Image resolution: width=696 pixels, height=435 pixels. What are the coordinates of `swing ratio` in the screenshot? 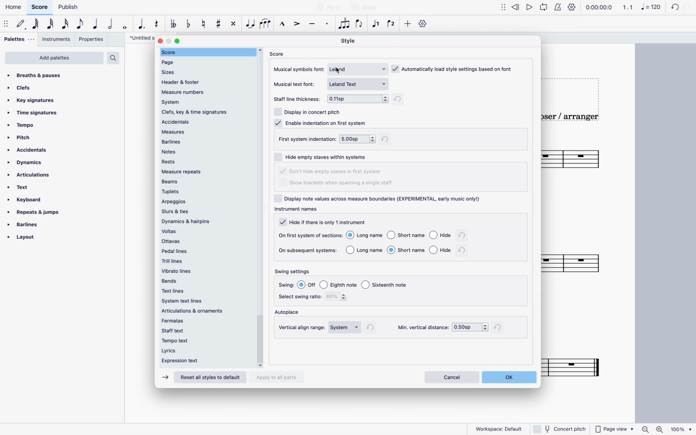 It's located at (338, 297).